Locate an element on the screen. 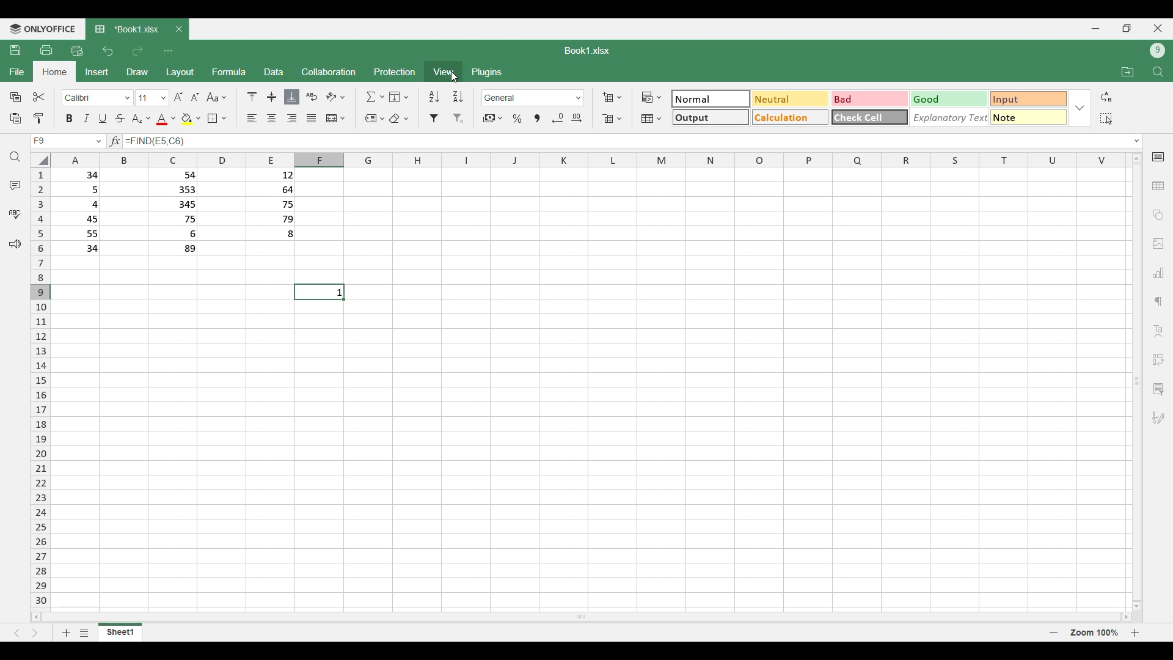 This screenshot has width=1173, height=660. Decrease decimal is located at coordinates (558, 118).